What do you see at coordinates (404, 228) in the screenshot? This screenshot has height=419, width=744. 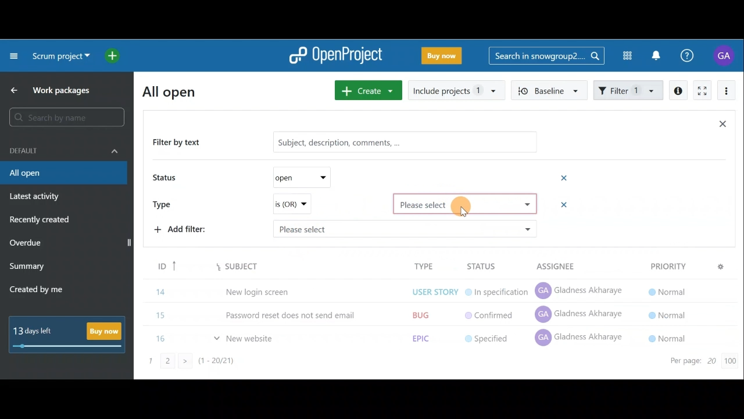 I see `Please select` at bounding box center [404, 228].